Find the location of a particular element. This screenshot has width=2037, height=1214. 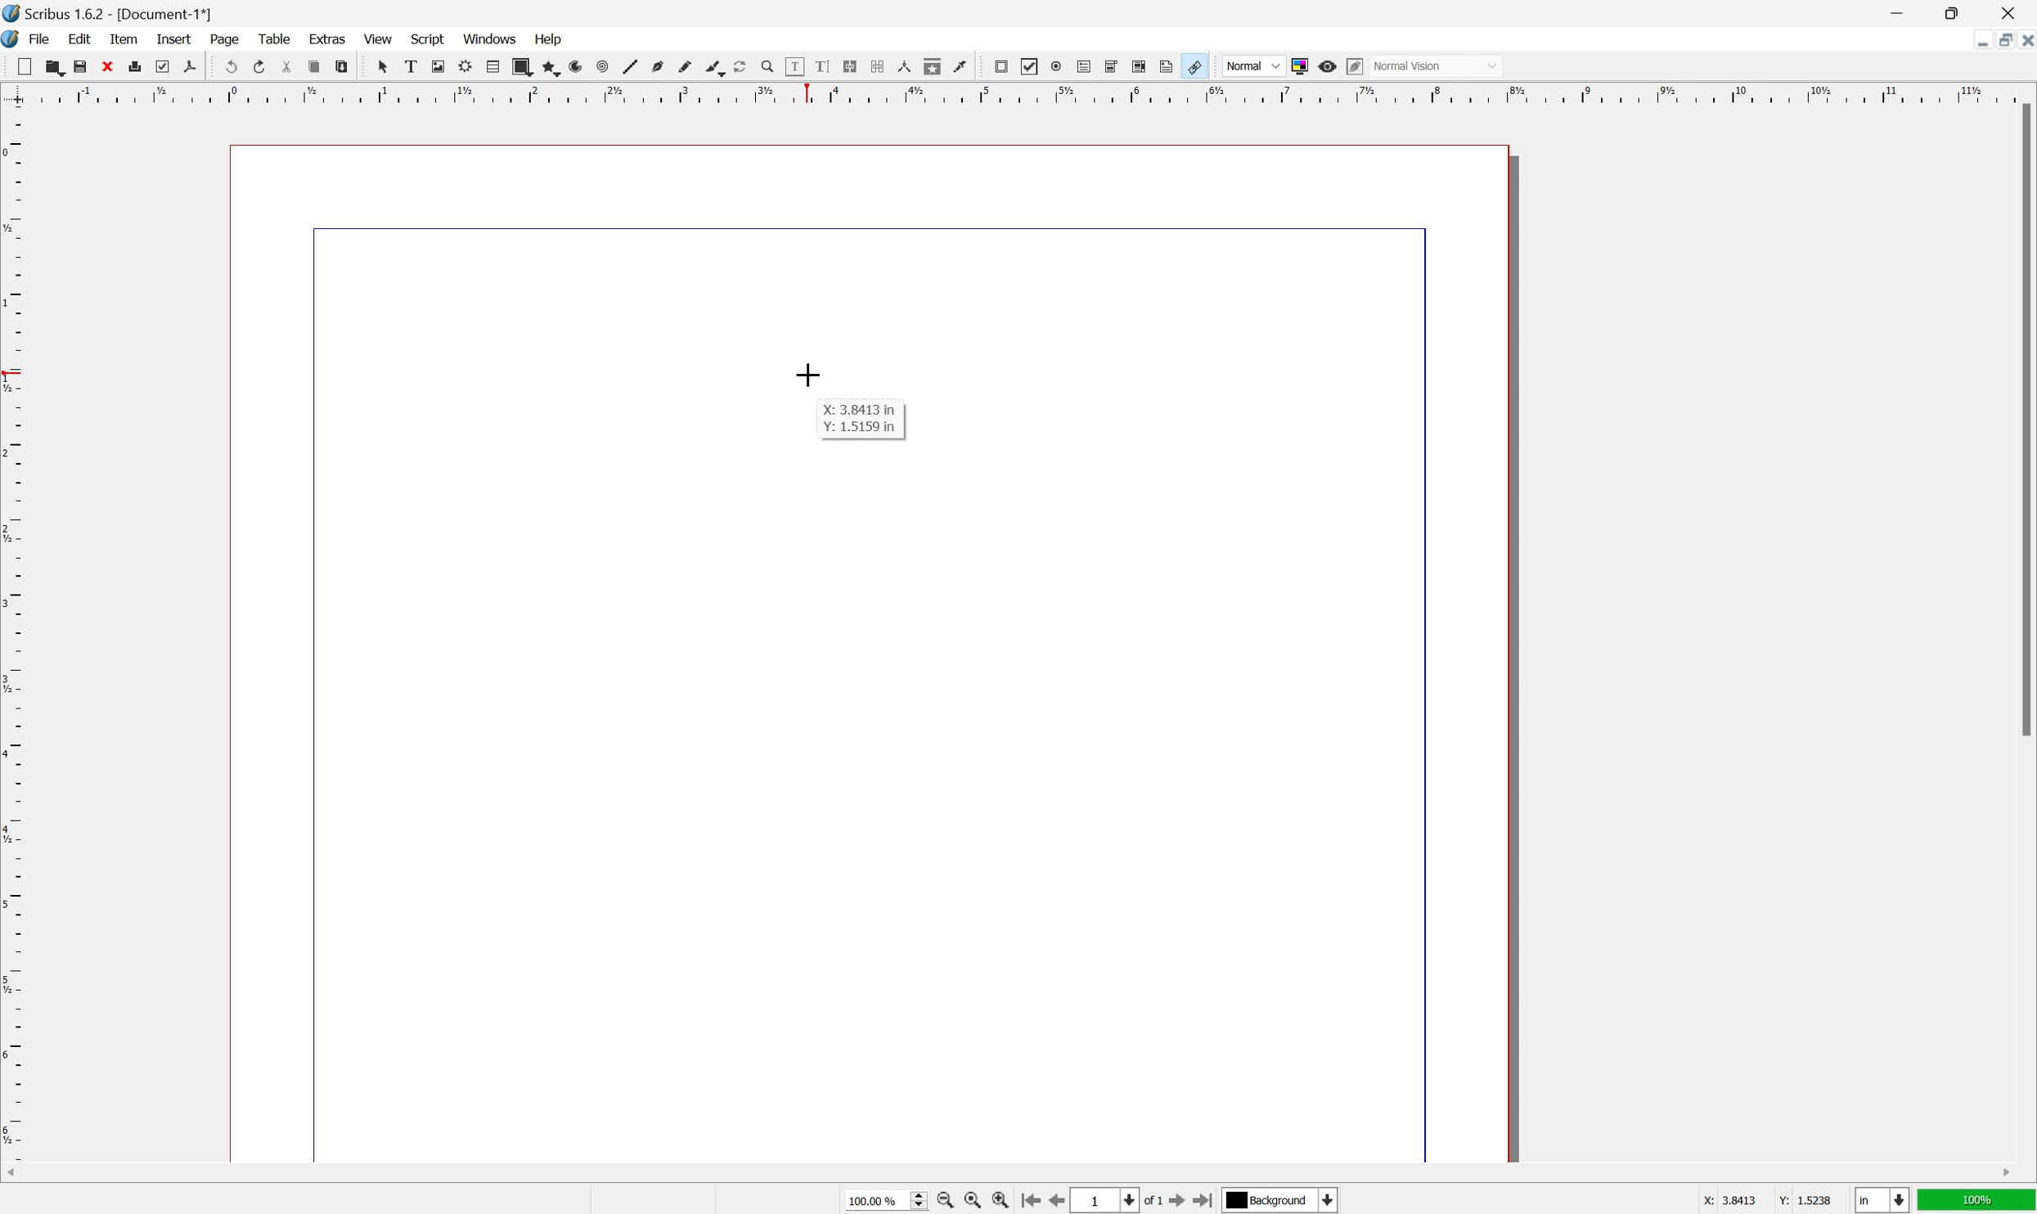

table is located at coordinates (492, 67).